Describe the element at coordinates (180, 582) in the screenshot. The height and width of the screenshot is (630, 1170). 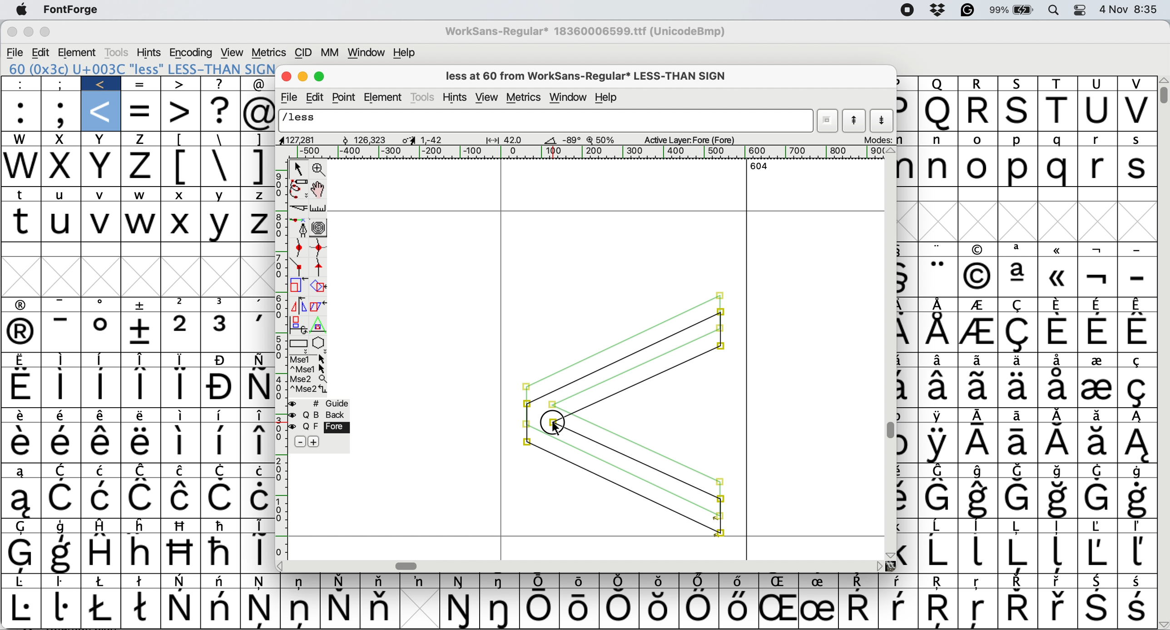
I see `Symbol` at that location.